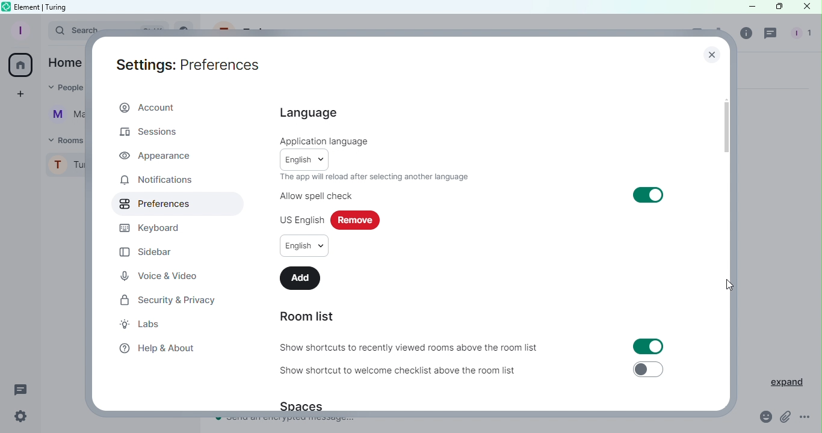 The width and height of the screenshot is (822, 433). Describe the element at coordinates (304, 316) in the screenshot. I see `Room list` at that location.